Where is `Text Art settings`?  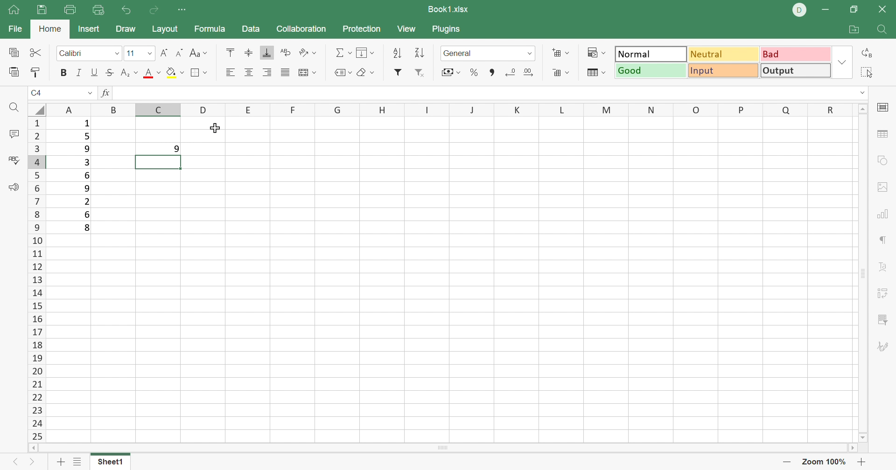 Text Art settings is located at coordinates (884, 267).